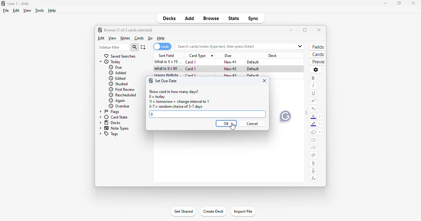  Describe the element at coordinates (320, 124) in the screenshot. I see `remove color` at that location.